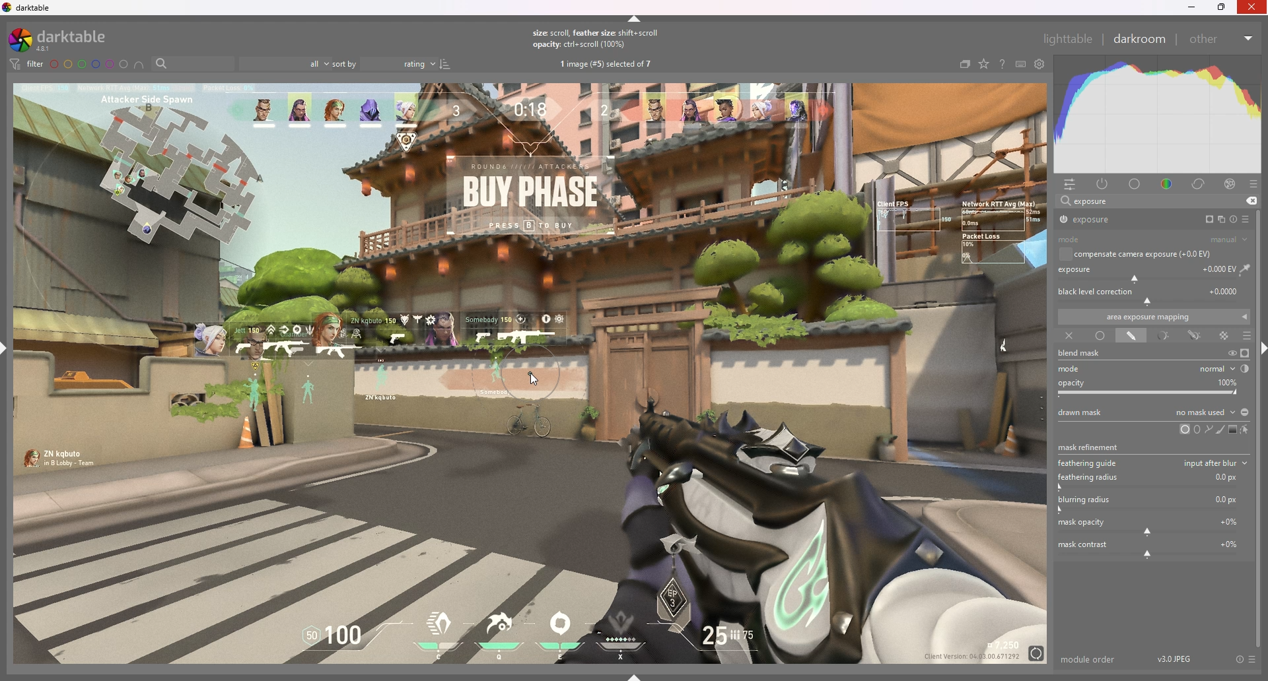 Image resolution: width=1268 pixels, height=681 pixels. I want to click on help, so click(1001, 64).